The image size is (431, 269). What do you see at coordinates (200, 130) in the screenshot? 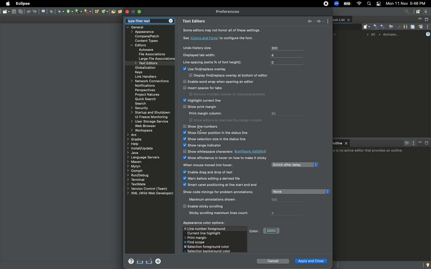
I see `Cursor` at bounding box center [200, 130].